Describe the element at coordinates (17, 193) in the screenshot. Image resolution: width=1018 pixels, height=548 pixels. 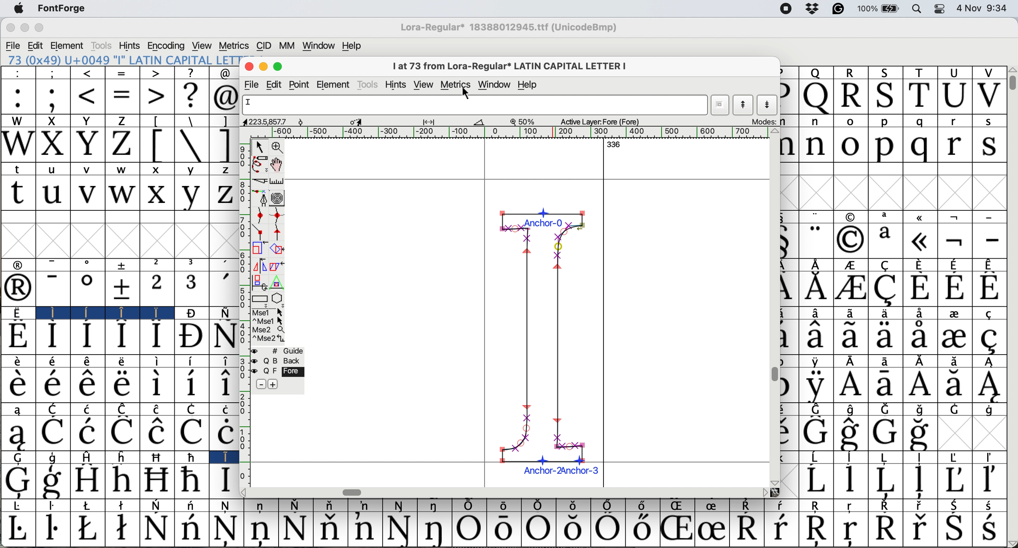
I see `t` at that location.